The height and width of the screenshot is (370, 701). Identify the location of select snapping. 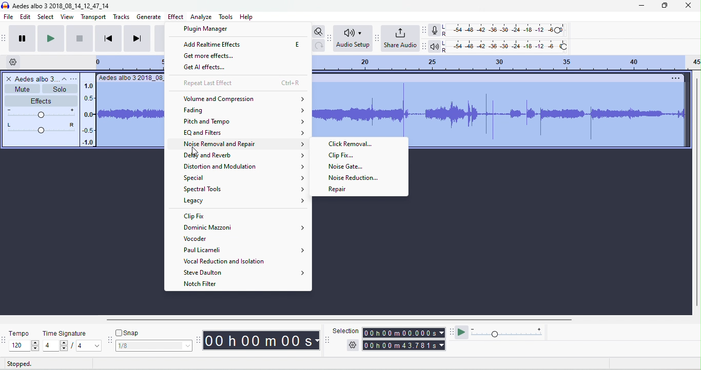
(153, 345).